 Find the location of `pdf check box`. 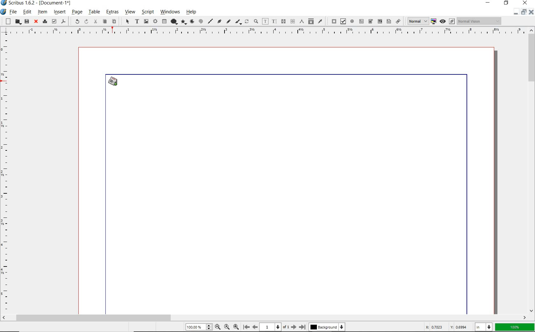

pdf check box is located at coordinates (343, 21).